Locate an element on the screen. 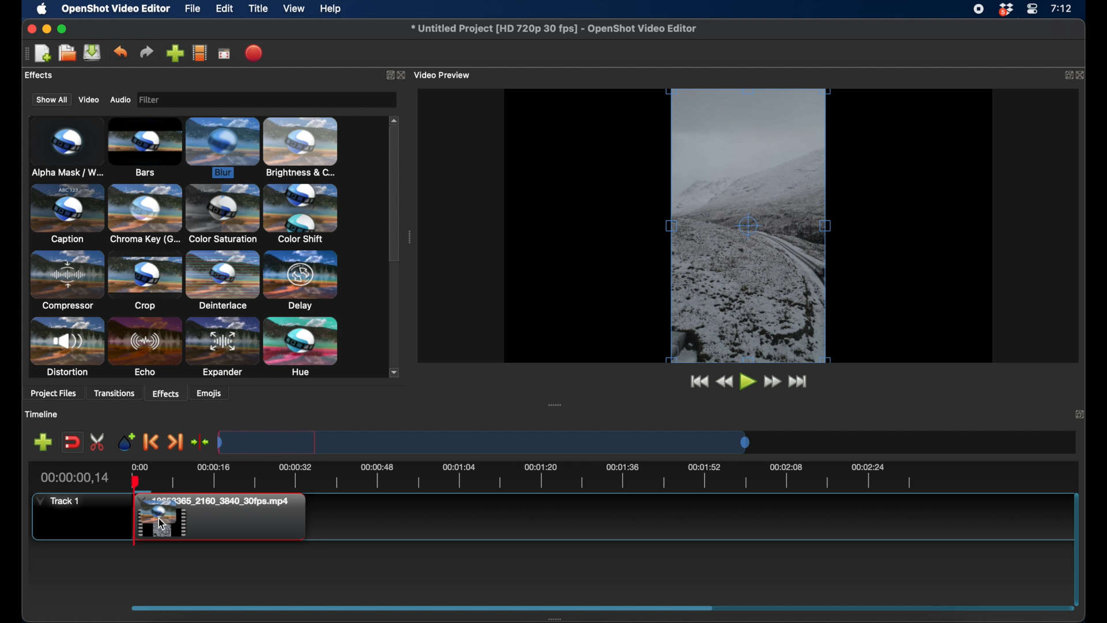 This screenshot has width=1107, height=623. video is located at coordinates (87, 100).